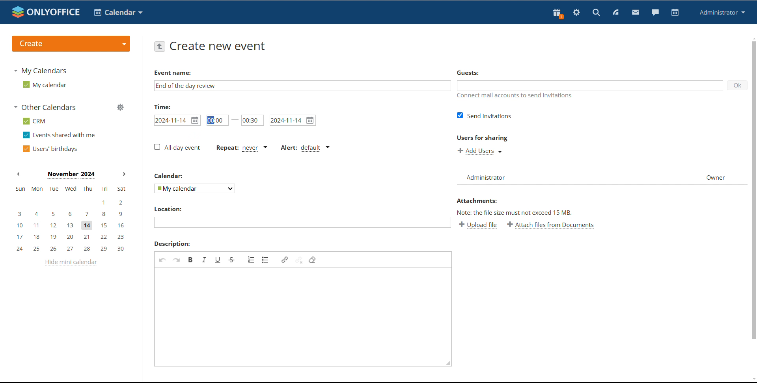 The image size is (757, 383). What do you see at coordinates (602, 177) in the screenshot?
I see `list of users` at bounding box center [602, 177].